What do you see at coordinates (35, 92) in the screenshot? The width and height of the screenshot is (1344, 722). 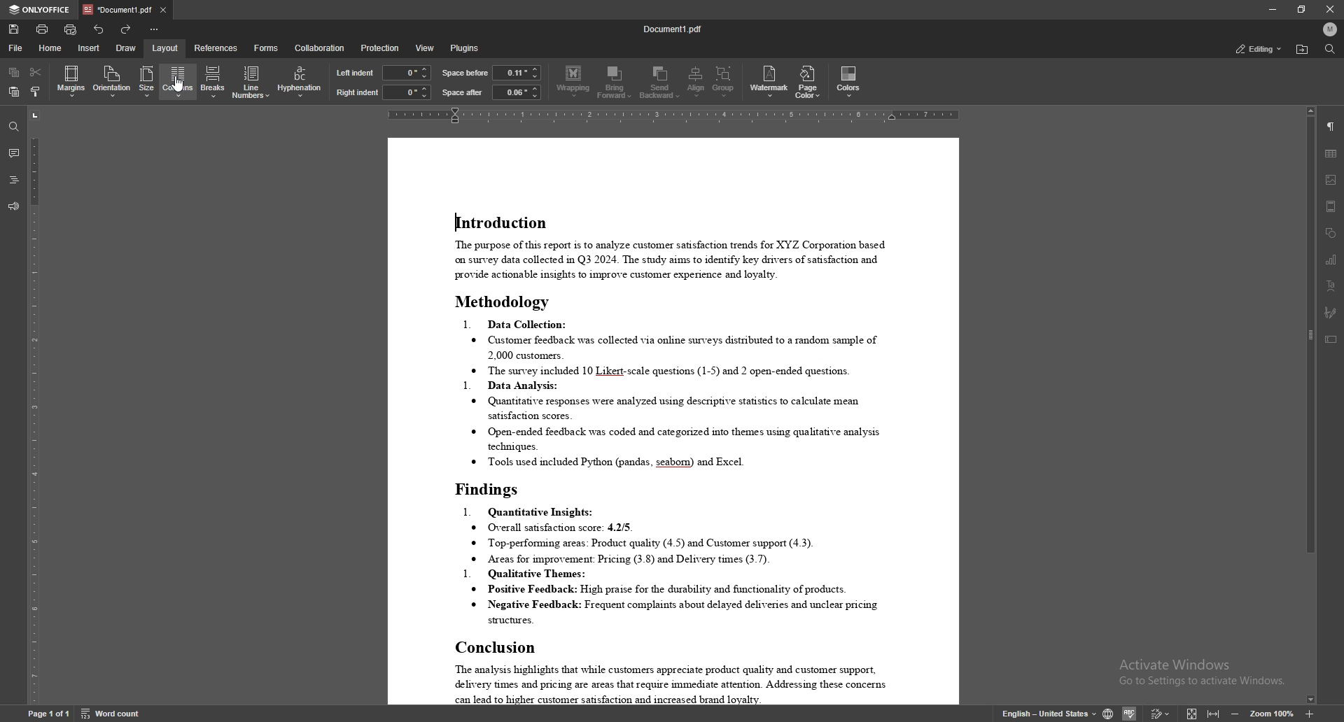 I see `copy style` at bounding box center [35, 92].